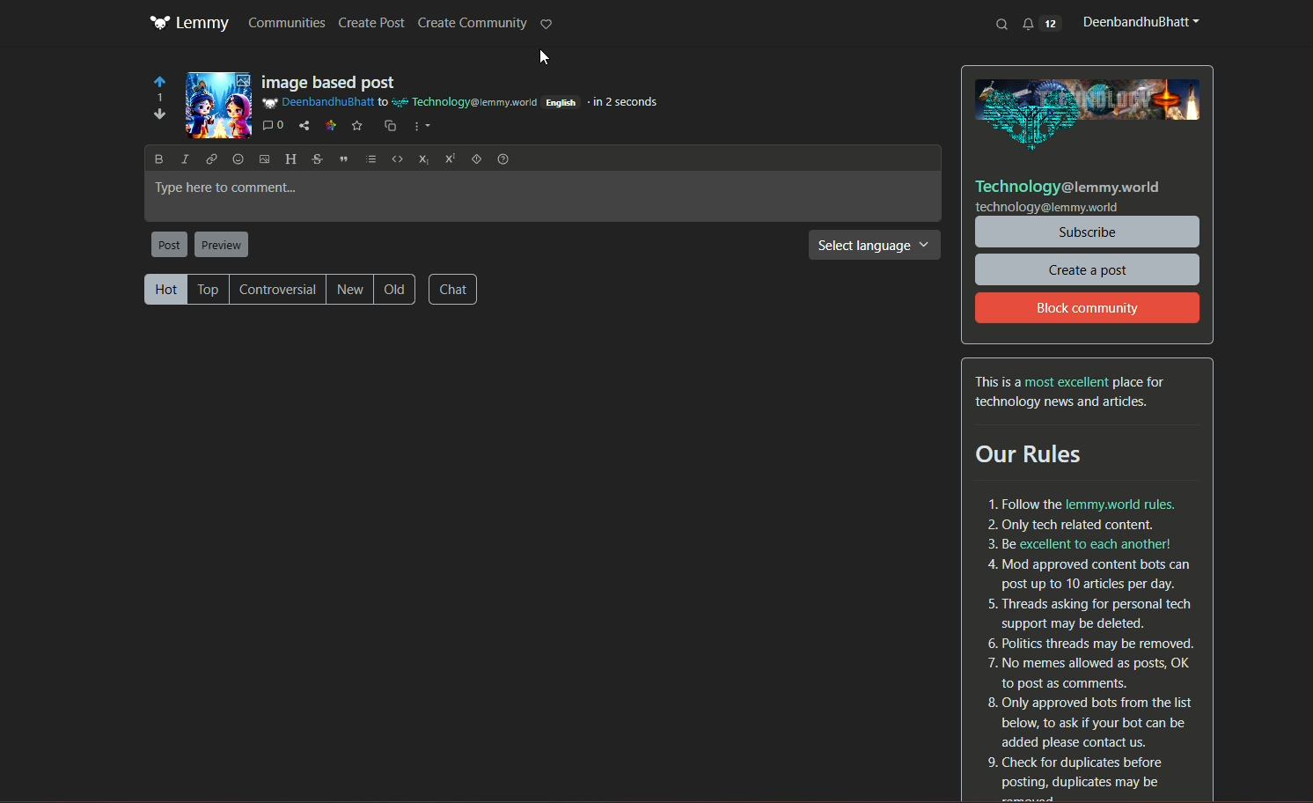  I want to click on cursor, so click(536, 58).